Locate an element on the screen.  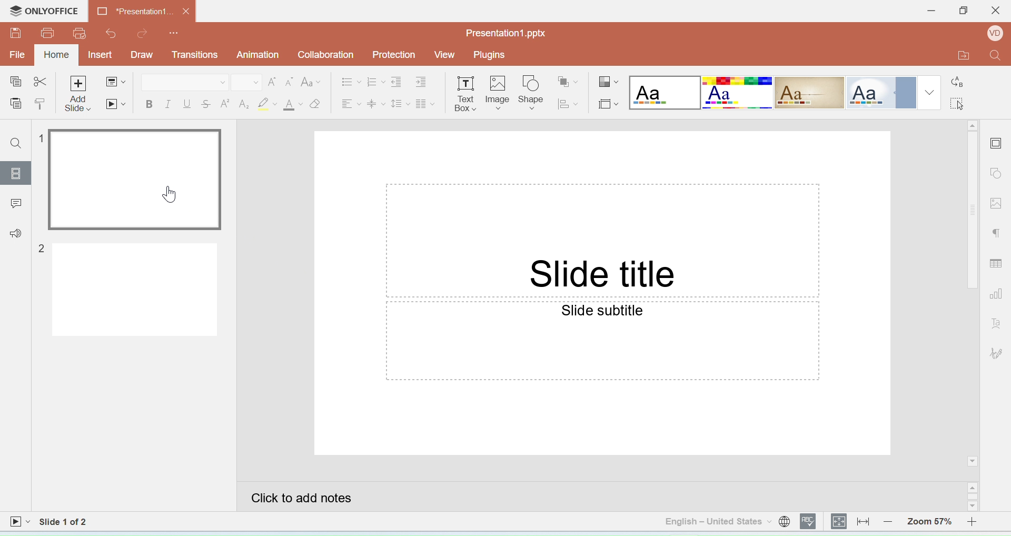
Feedback & support is located at coordinates (15, 232).